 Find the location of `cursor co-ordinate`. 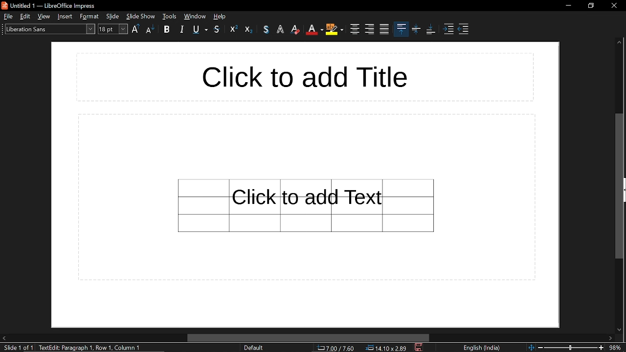

cursor co-ordinate is located at coordinates (335, 348).